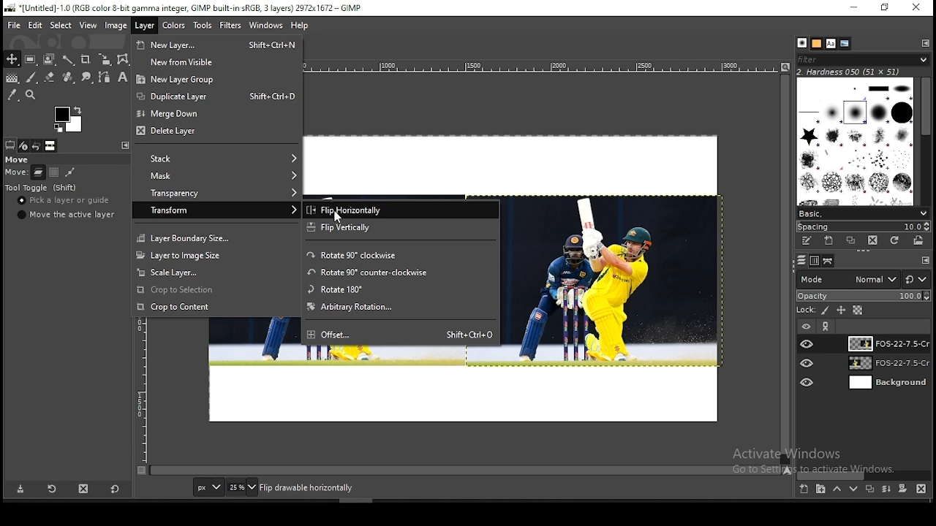 The height and width of the screenshot is (526, 936). I want to click on images, so click(50, 146).